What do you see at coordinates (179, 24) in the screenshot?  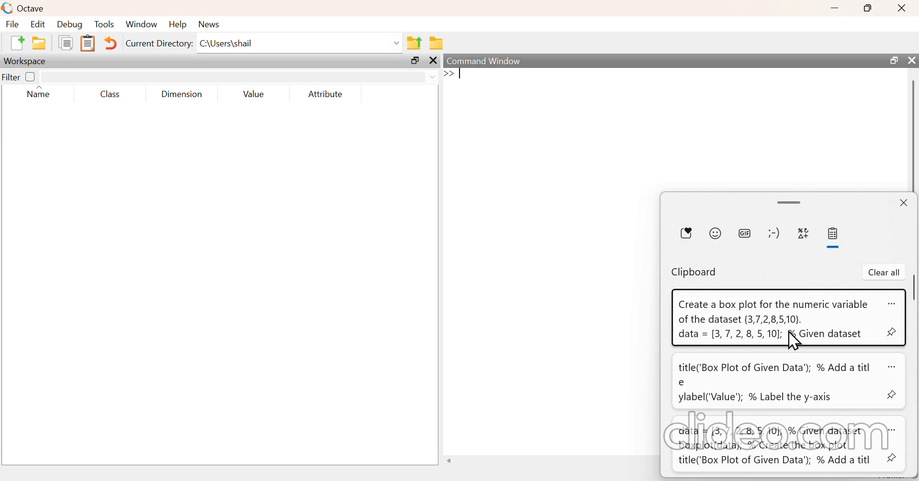 I see `help` at bounding box center [179, 24].